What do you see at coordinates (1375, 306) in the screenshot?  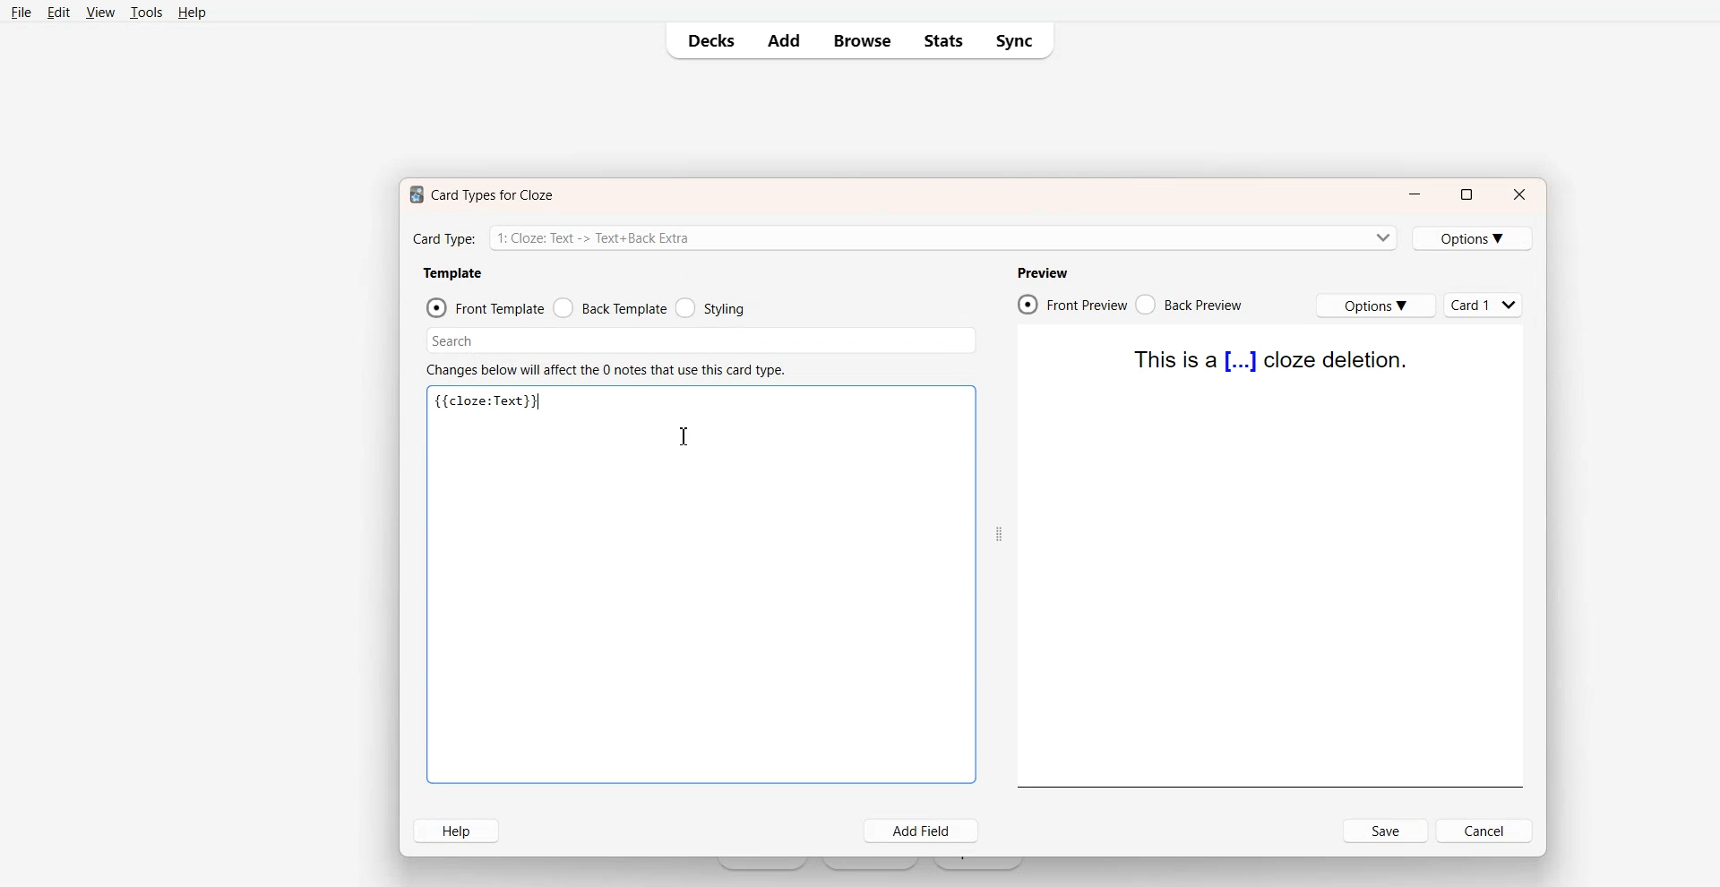 I see `Options` at bounding box center [1375, 306].